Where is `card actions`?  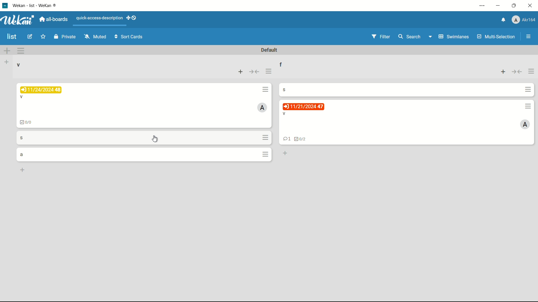
card actions is located at coordinates (266, 89).